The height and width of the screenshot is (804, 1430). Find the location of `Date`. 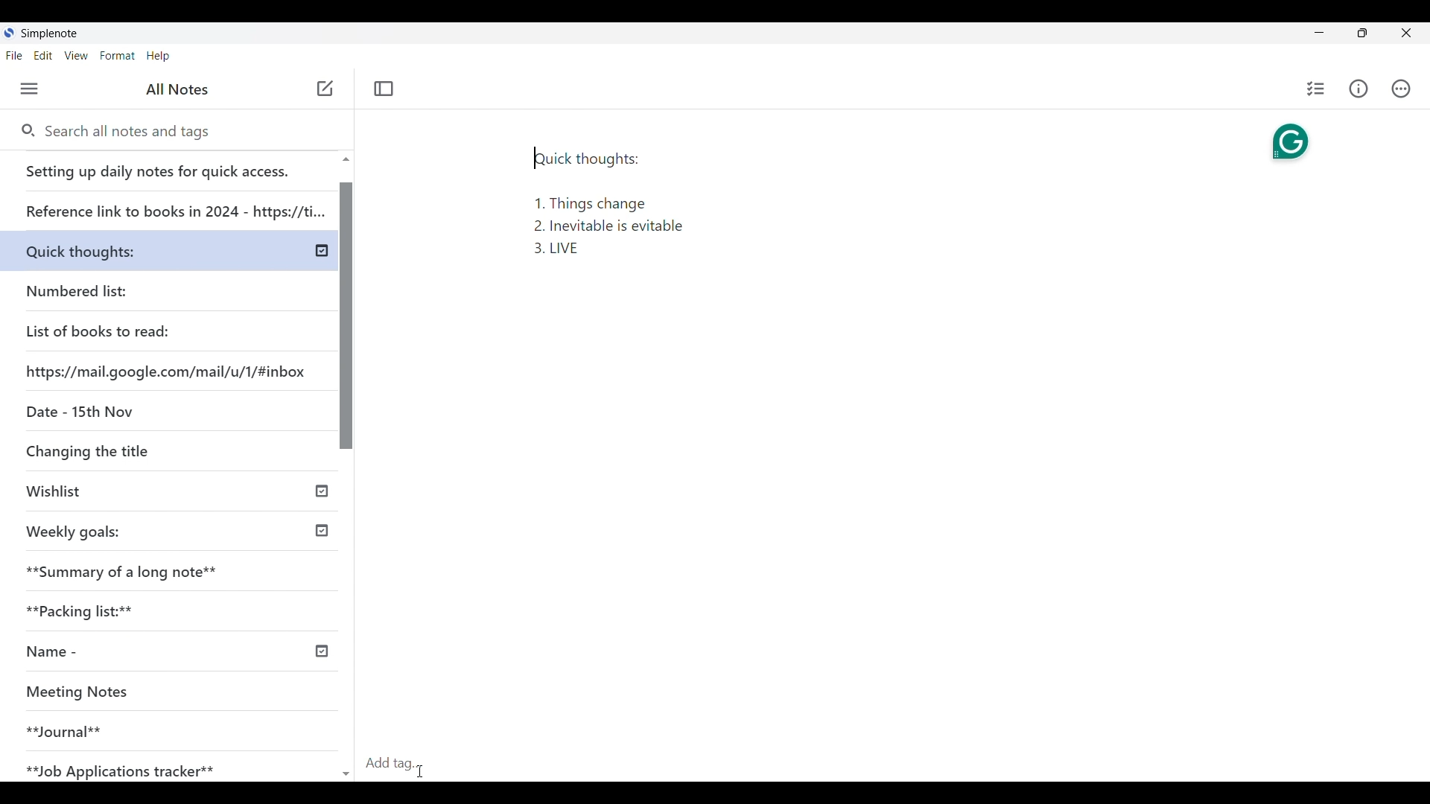

Date is located at coordinates (77, 410).